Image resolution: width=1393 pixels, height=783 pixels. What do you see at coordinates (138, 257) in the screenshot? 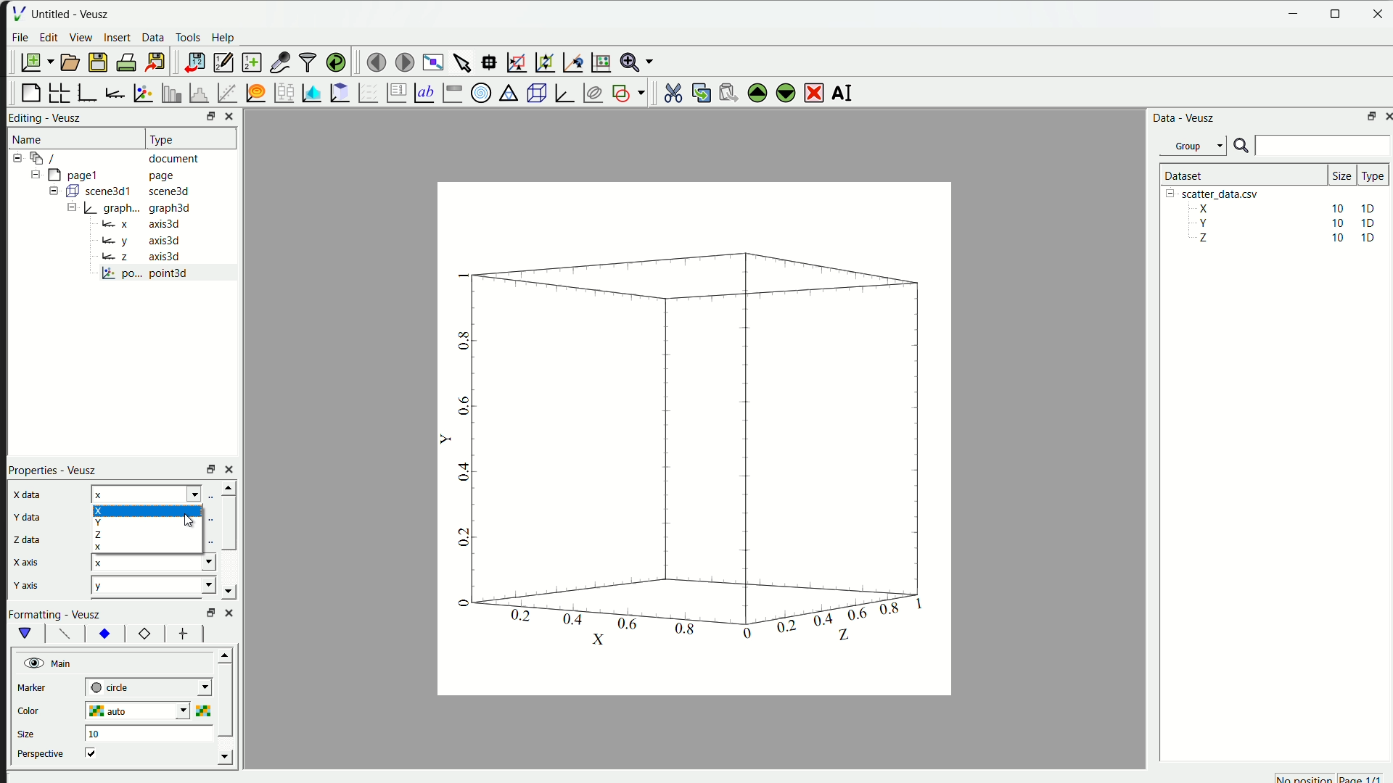
I see `Bz  axis3d` at bounding box center [138, 257].